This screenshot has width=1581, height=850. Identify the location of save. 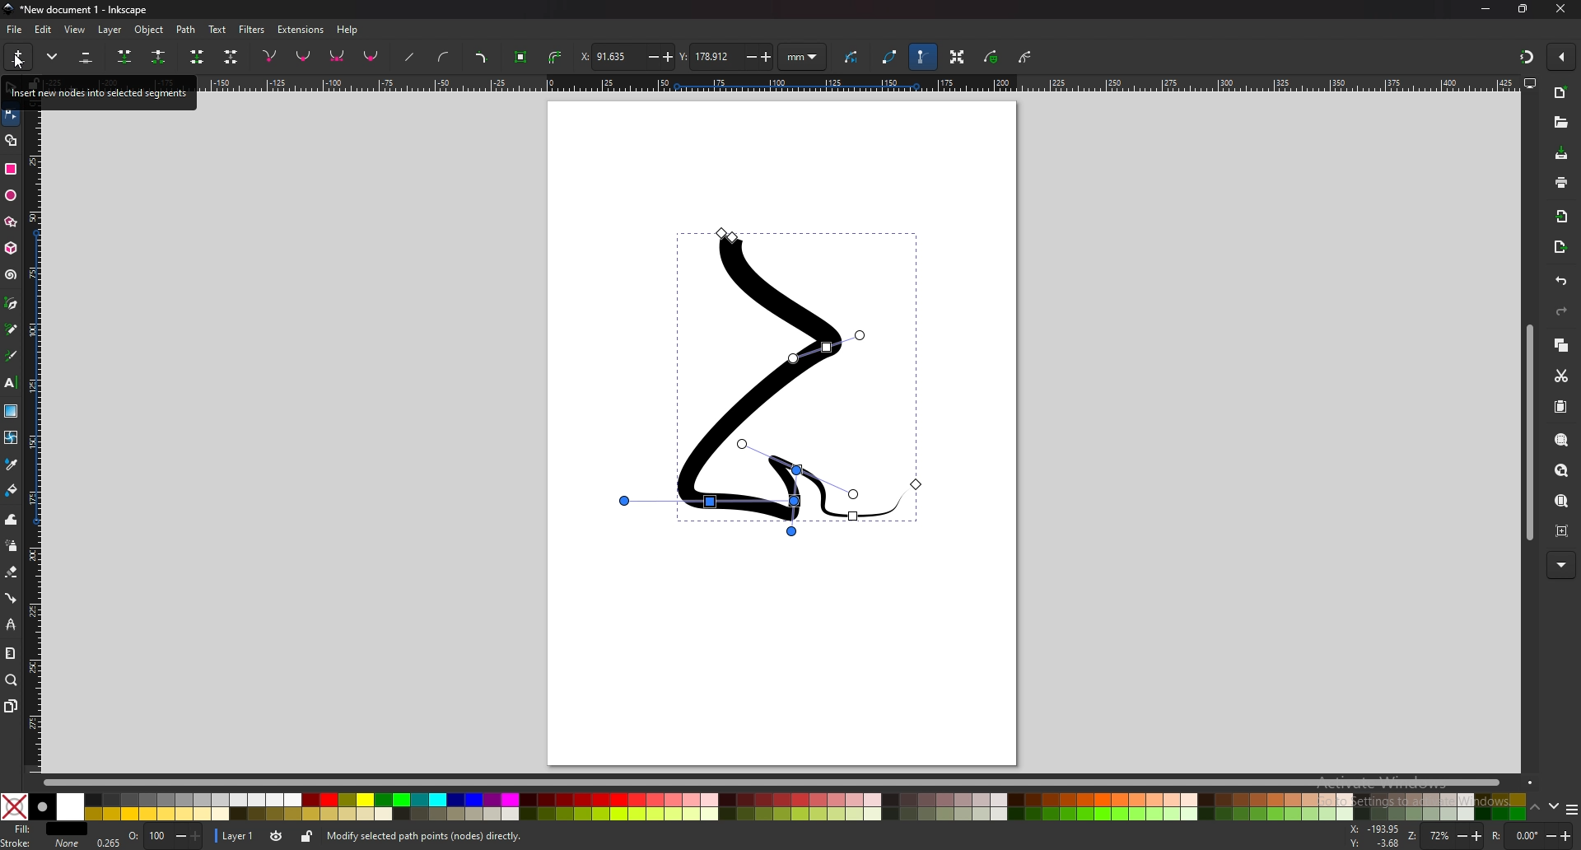
(1560, 155).